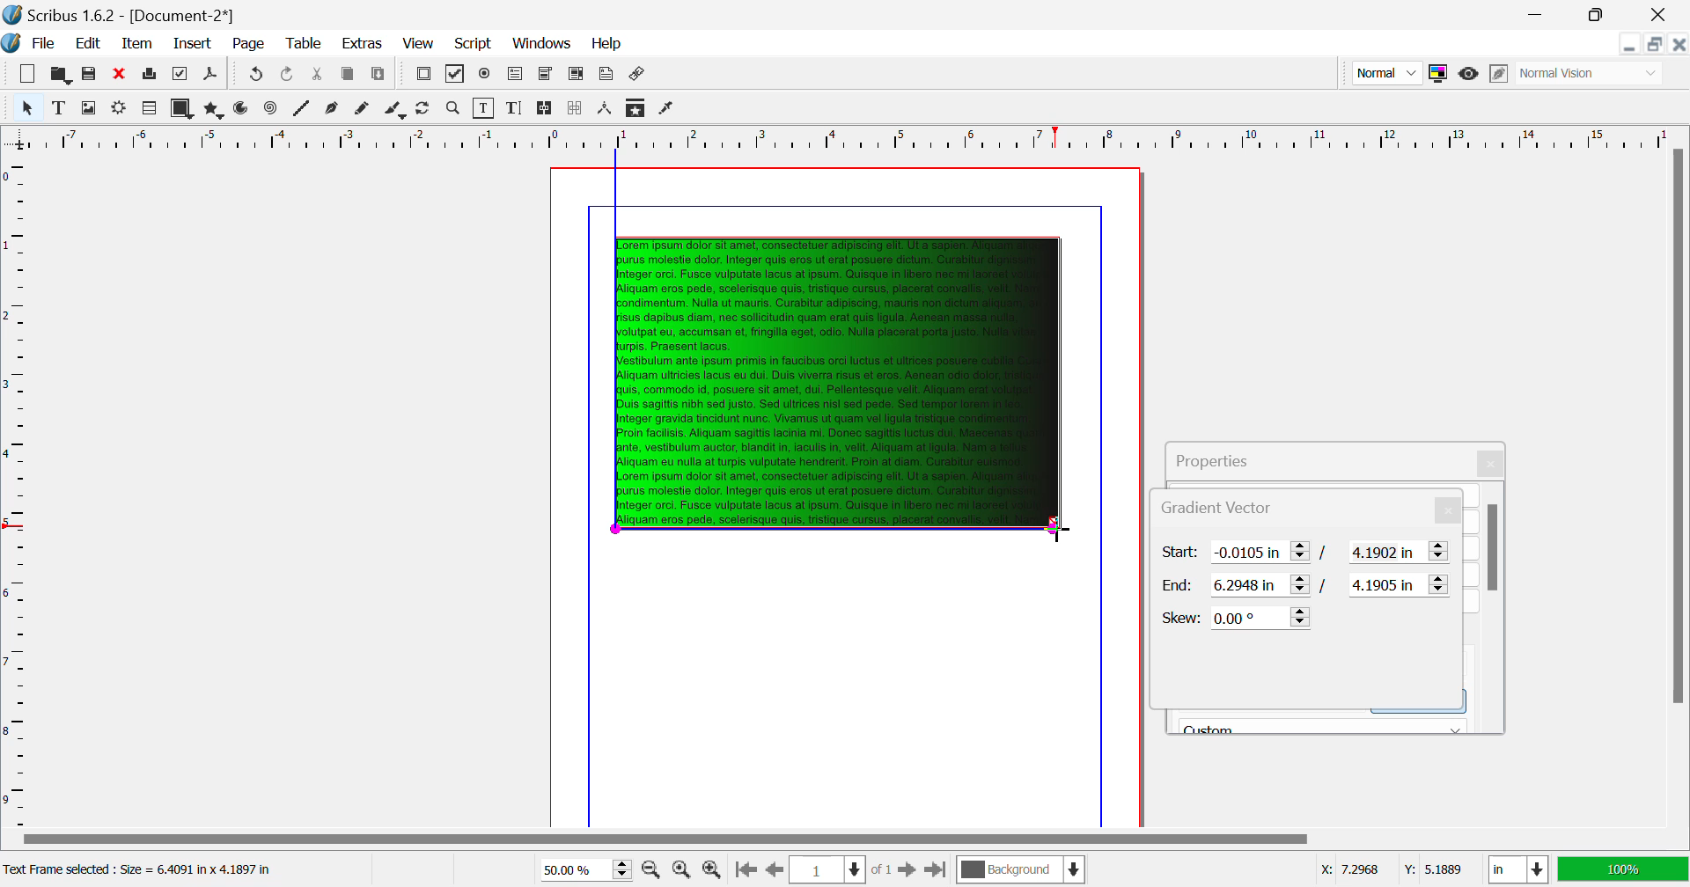 The image size is (1690, 887). I want to click on Save as PDF, so click(211, 76).